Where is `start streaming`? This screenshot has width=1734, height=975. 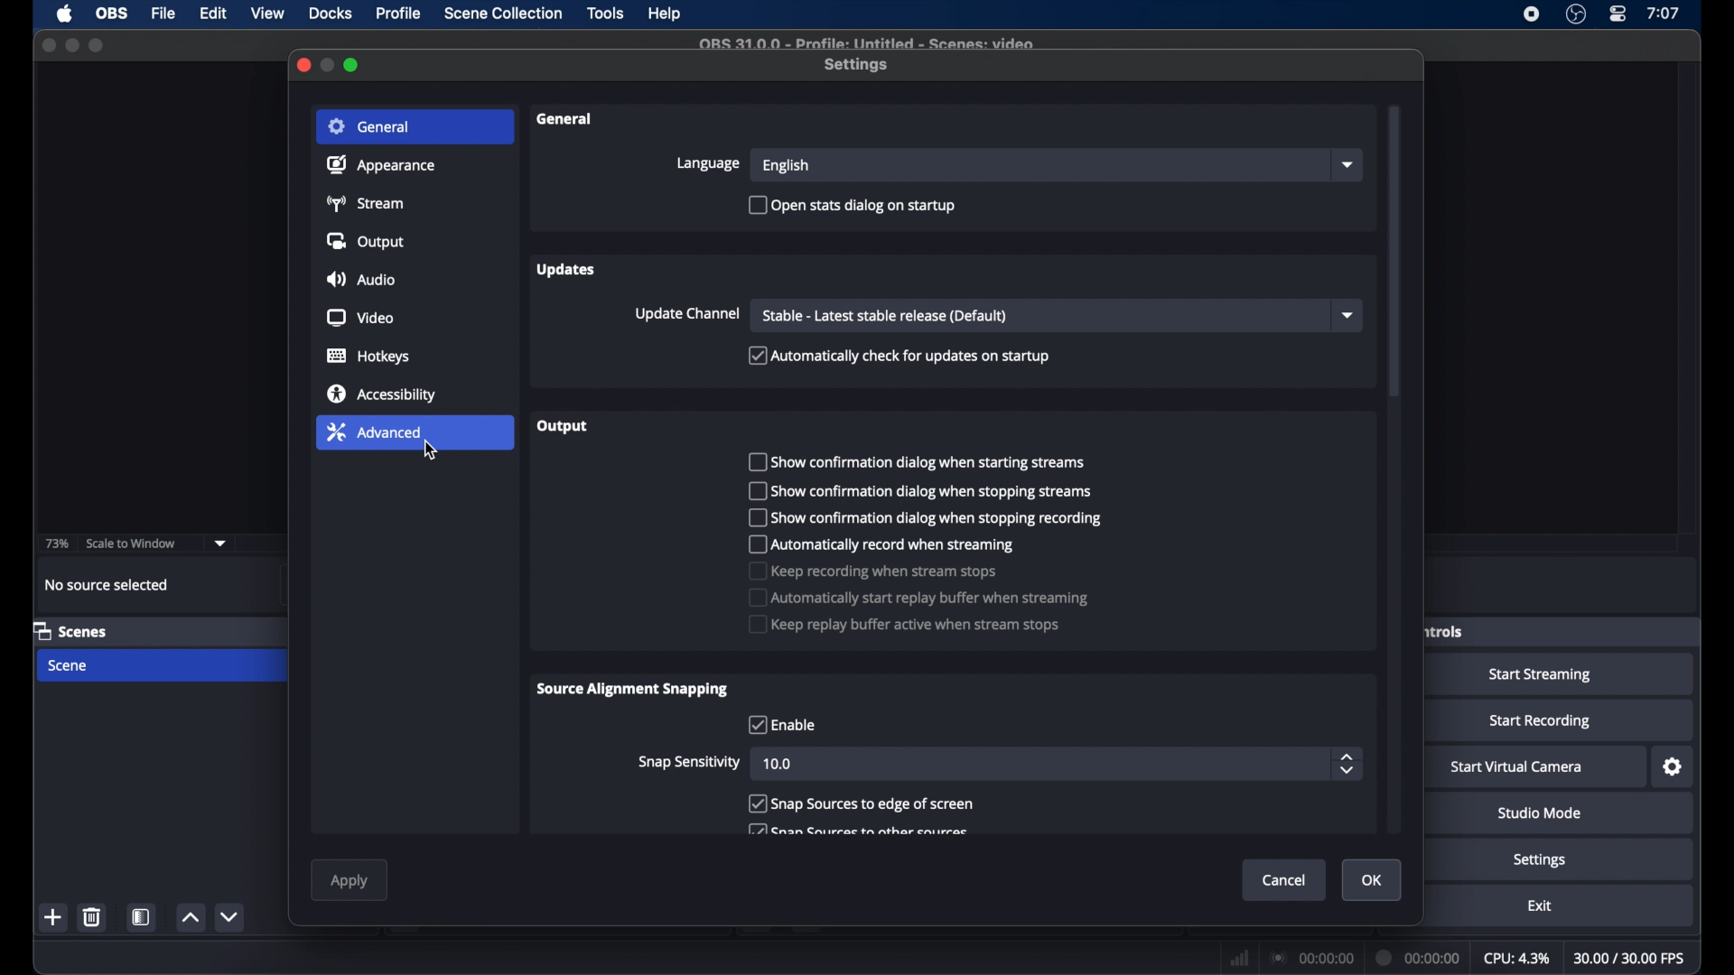
start streaming is located at coordinates (1541, 675).